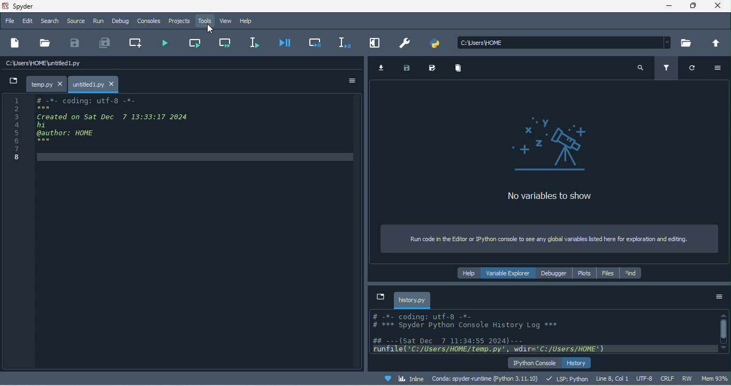  I want to click on option, so click(350, 81).